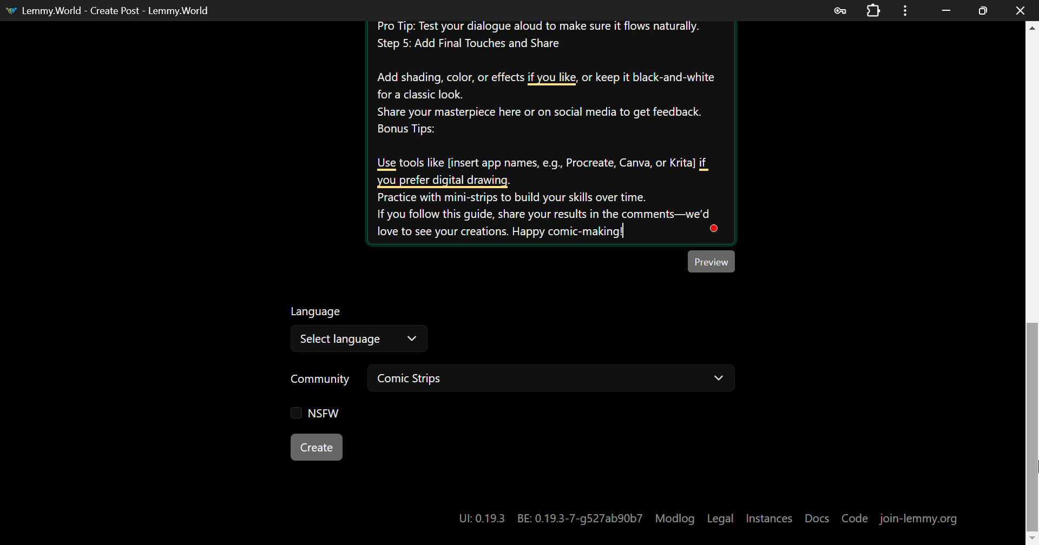 This screenshot has height=545, width=1039. Describe the element at coordinates (723, 519) in the screenshot. I see `Legal` at that location.